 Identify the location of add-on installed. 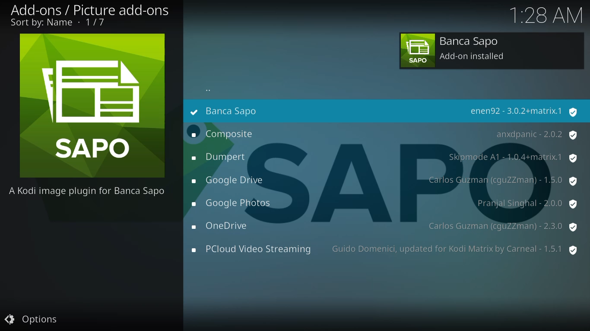
(492, 51).